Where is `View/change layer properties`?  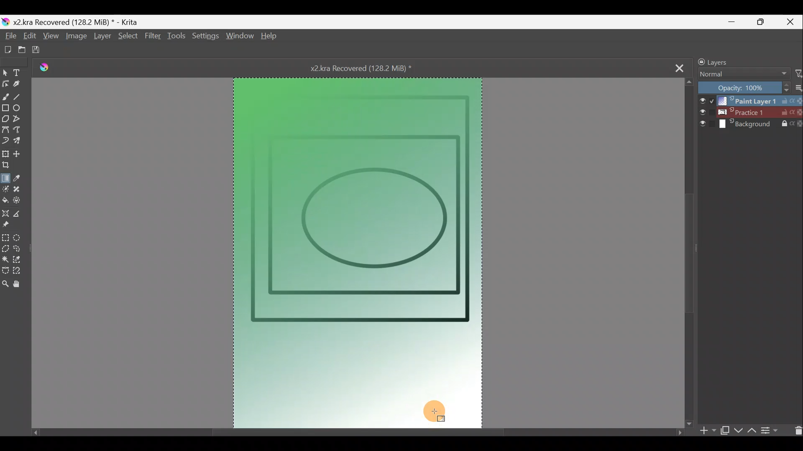
View/change layer properties is located at coordinates (773, 430).